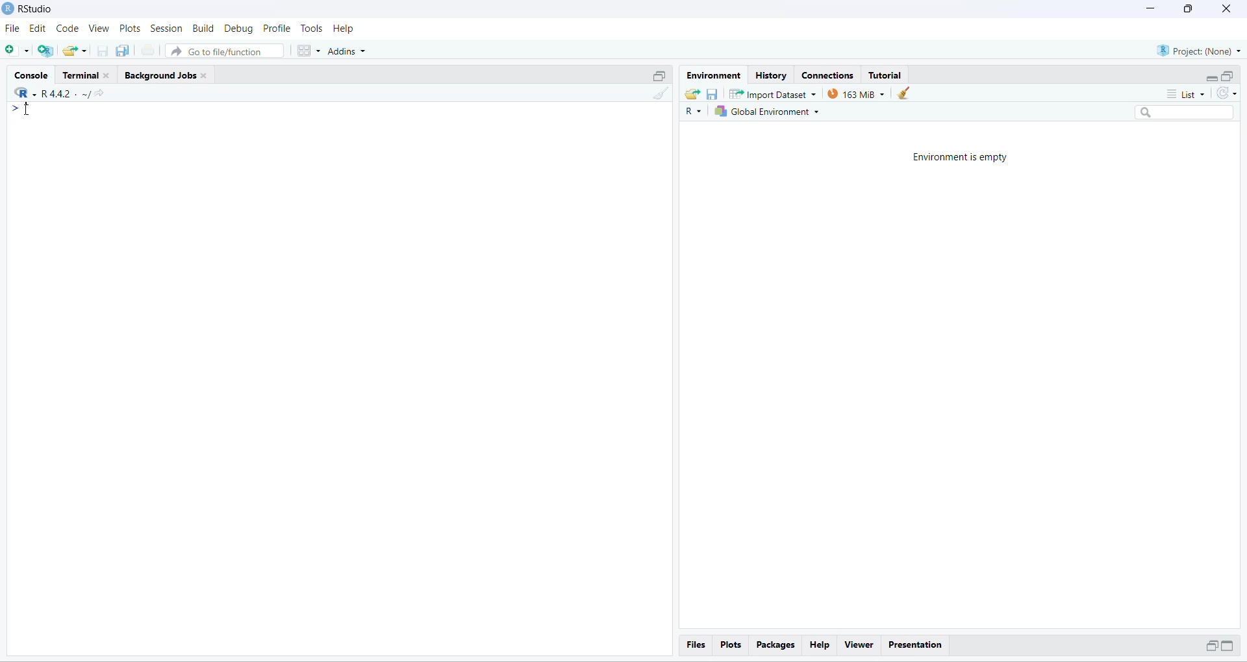 The height and width of the screenshot is (662, 1247). Describe the element at coordinates (775, 645) in the screenshot. I see `Packages` at that location.